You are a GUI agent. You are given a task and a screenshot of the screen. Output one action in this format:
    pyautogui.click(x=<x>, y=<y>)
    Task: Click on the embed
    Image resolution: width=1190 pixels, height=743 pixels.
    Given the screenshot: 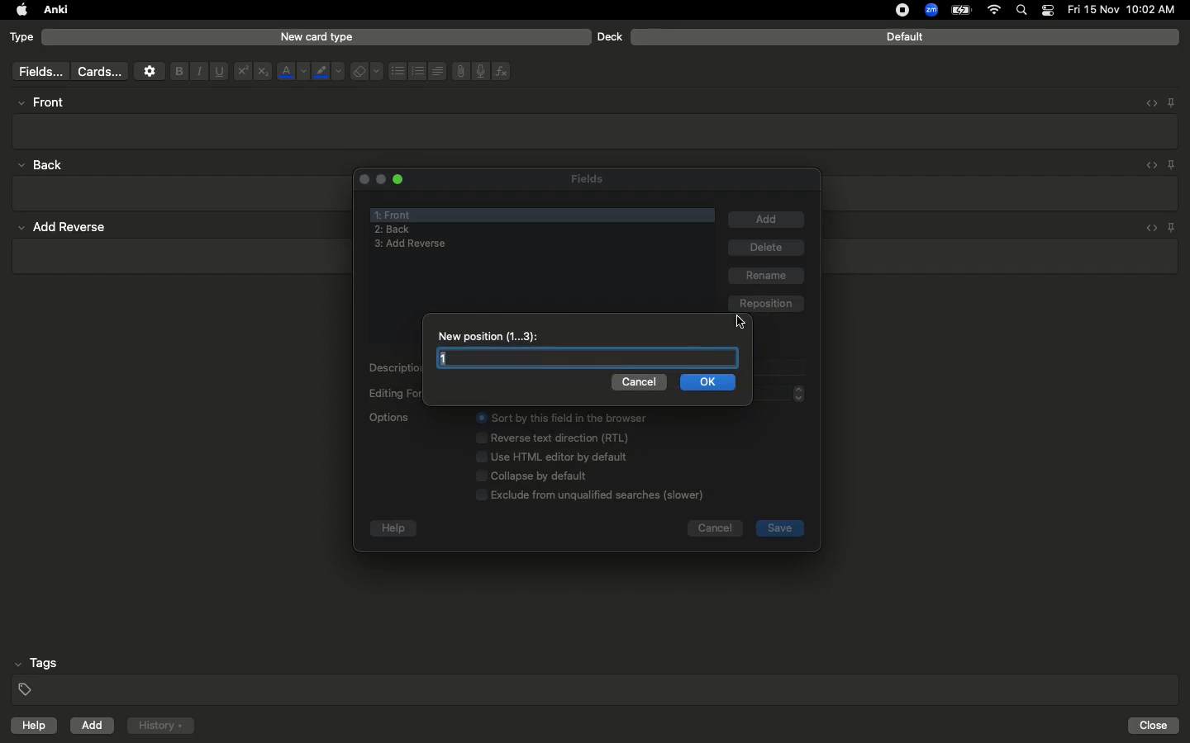 What is the action you would take?
    pyautogui.click(x=1150, y=226)
    